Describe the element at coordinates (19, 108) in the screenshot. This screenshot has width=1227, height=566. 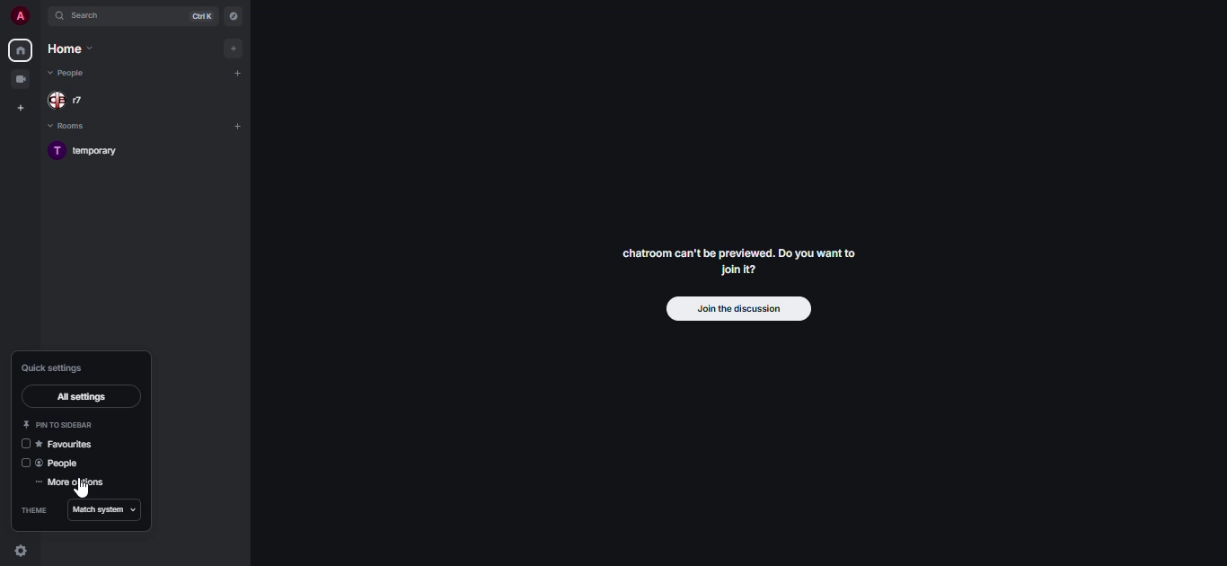
I see `create space` at that location.